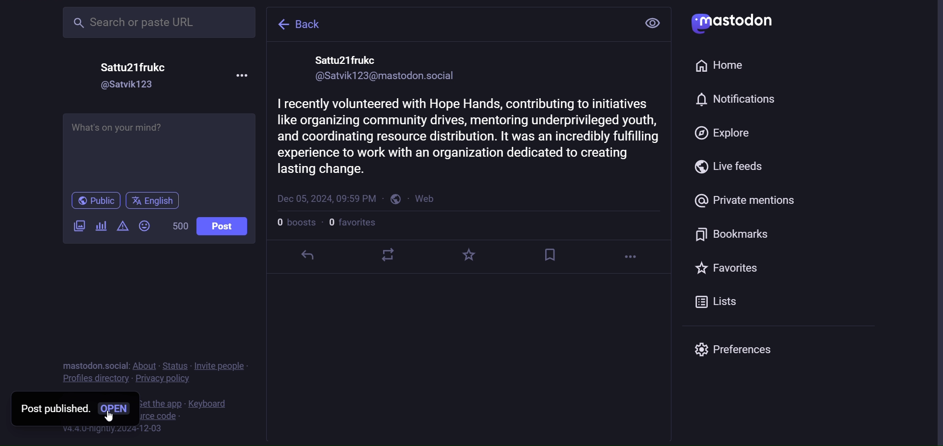 Image resolution: width=943 pixels, height=446 pixels. I want to click on explore, so click(723, 134).